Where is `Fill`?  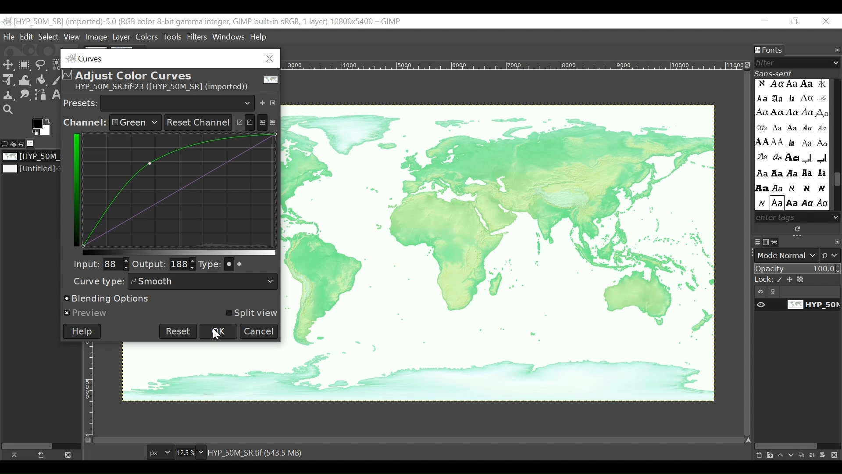 Fill is located at coordinates (40, 81).